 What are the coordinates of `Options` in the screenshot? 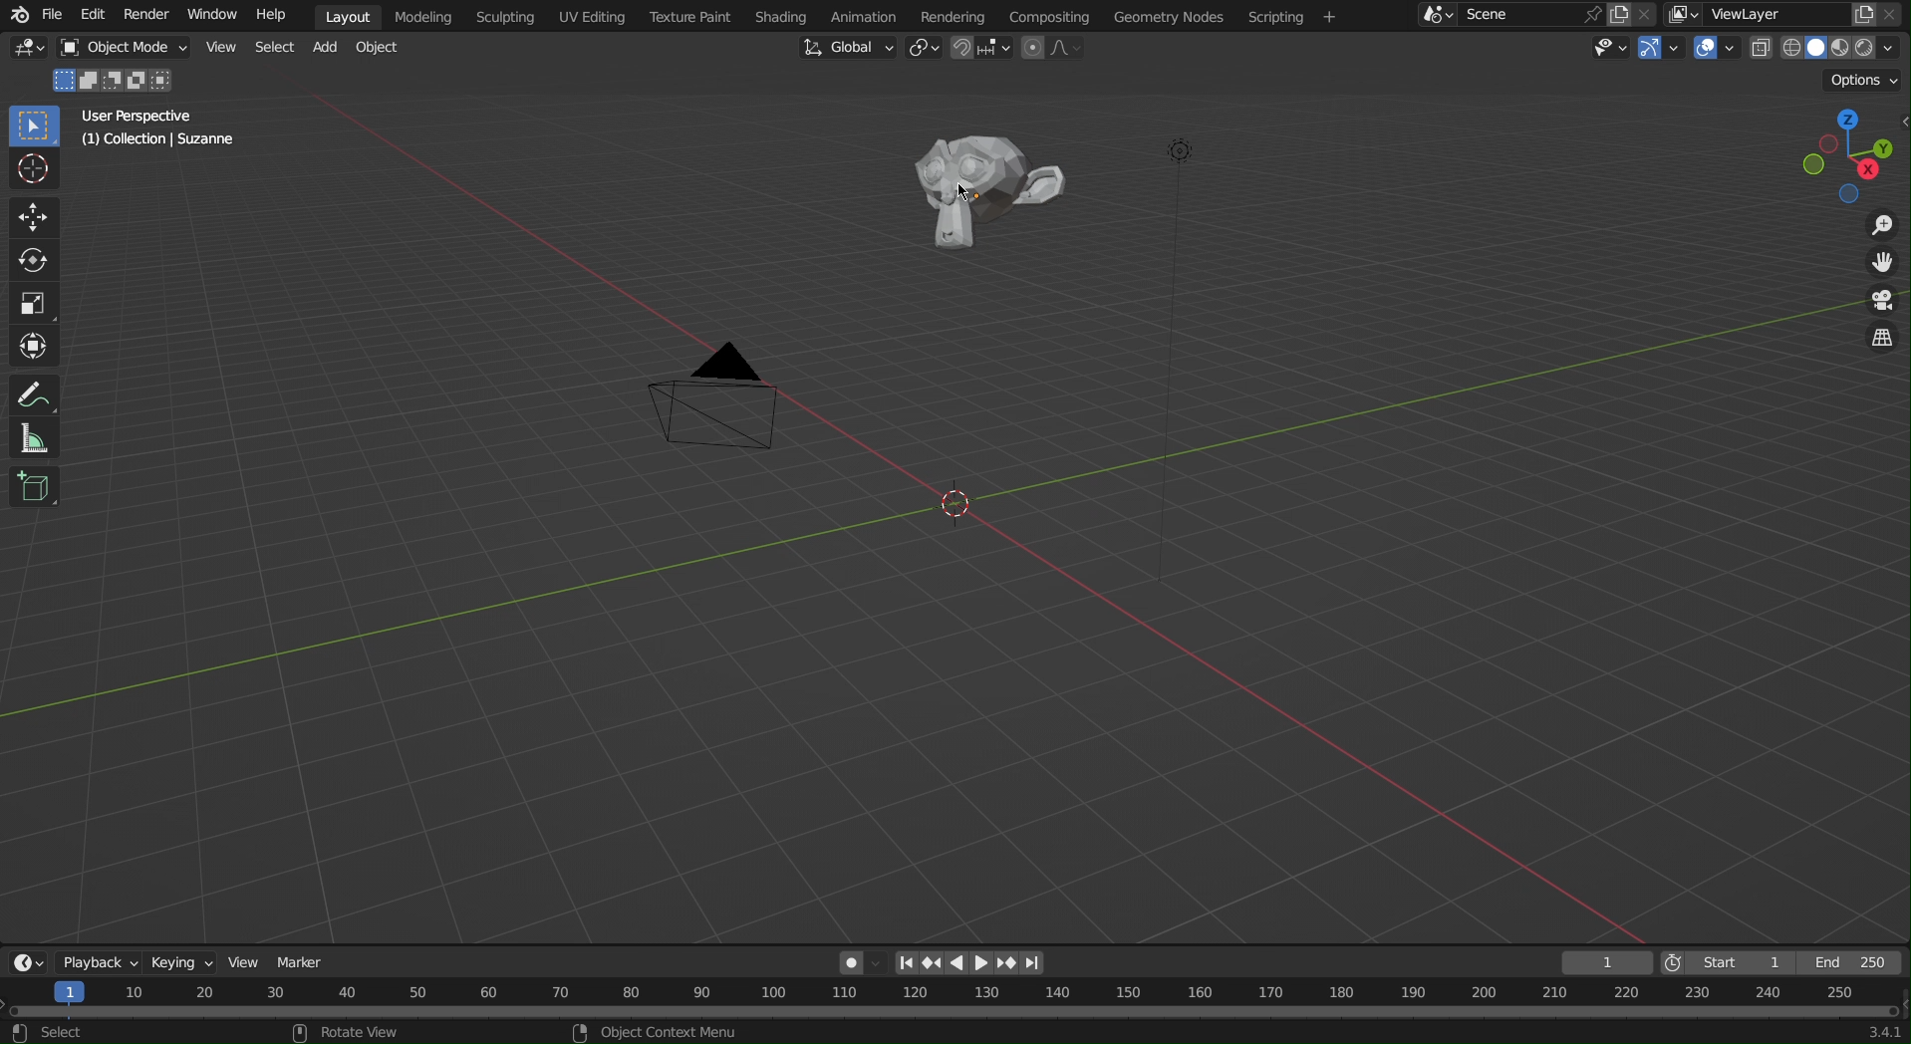 It's located at (1864, 79).